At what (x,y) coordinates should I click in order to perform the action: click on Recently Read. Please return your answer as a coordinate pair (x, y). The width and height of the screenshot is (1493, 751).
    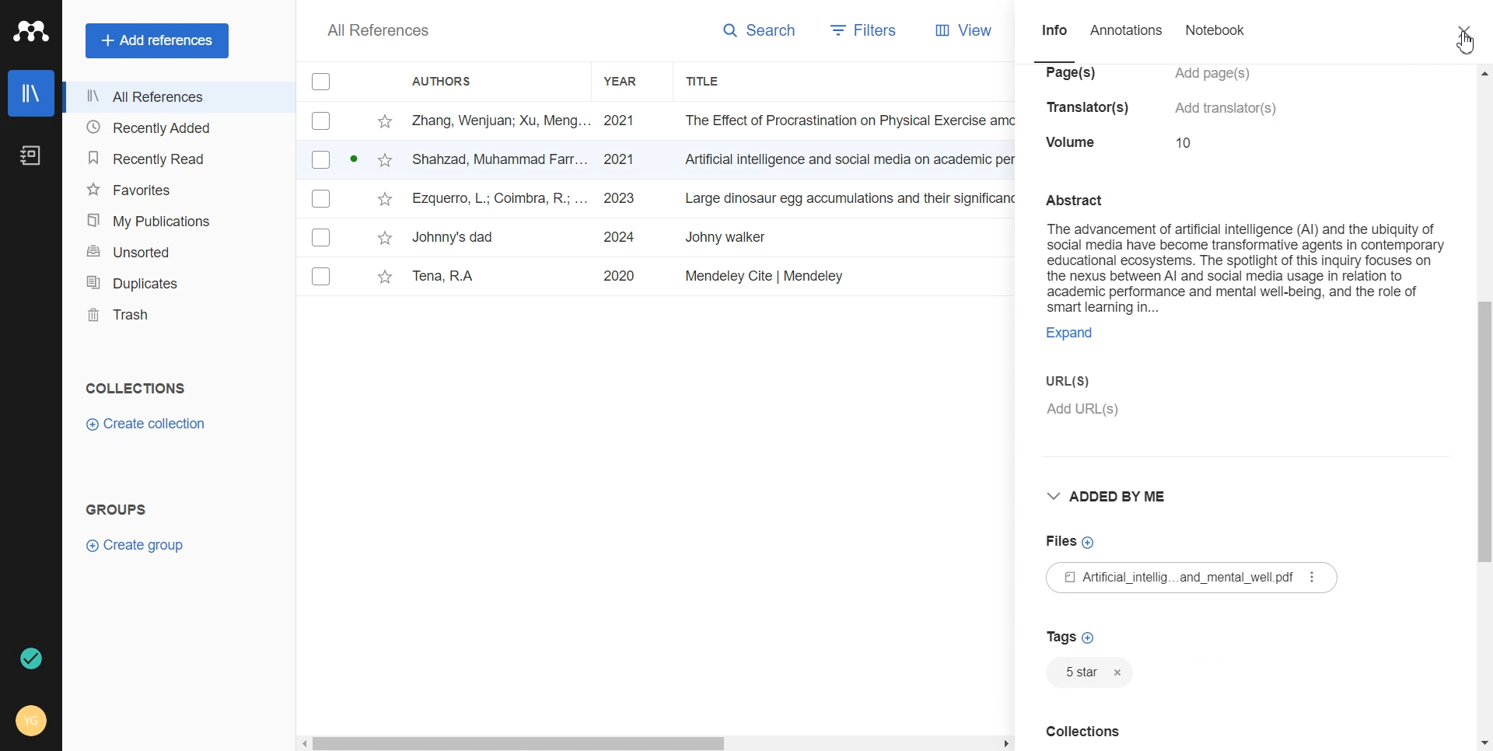
    Looking at the image, I should click on (175, 159).